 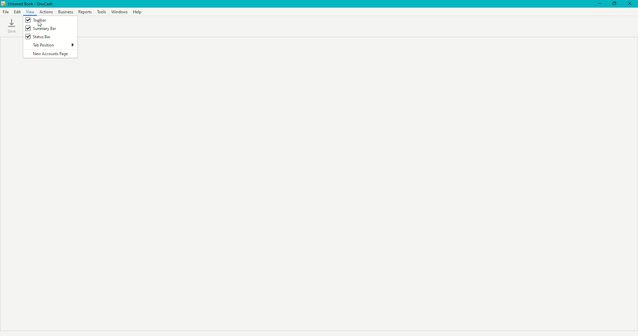 What do you see at coordinates (54, 45) in the screenshot?
I see `Tab Position` at bounding box center [54, 45].